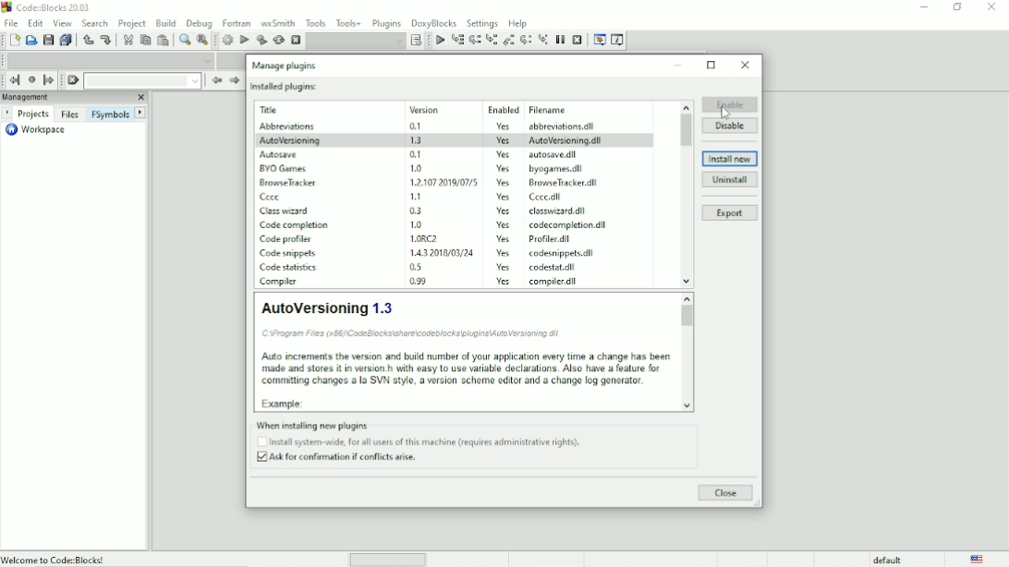  Describe the element at coordinates (553, 268) in the screenshot. I see `file` at that location.